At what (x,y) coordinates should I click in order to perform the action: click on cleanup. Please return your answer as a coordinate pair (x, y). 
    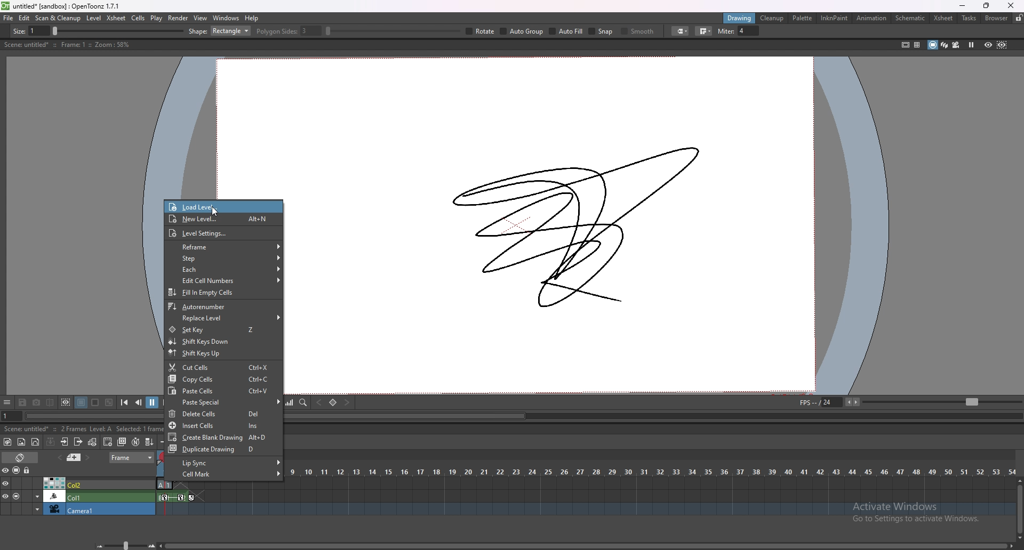
    Looking at the image, I should click on (772, 18).